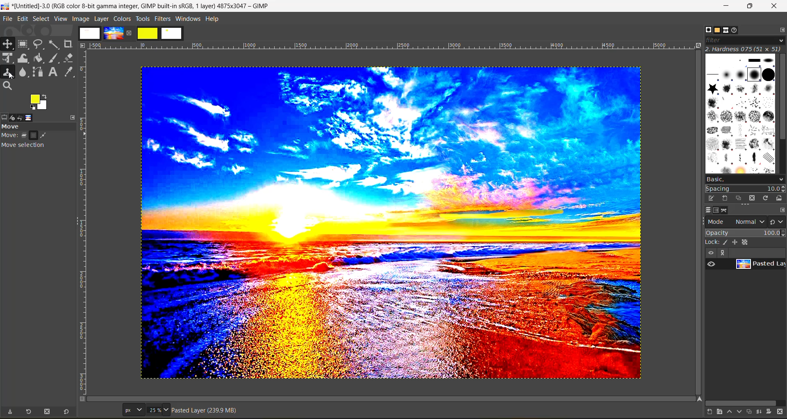 This screenshot has height=419, width=787. I want to click on undo, so click(25, 117).